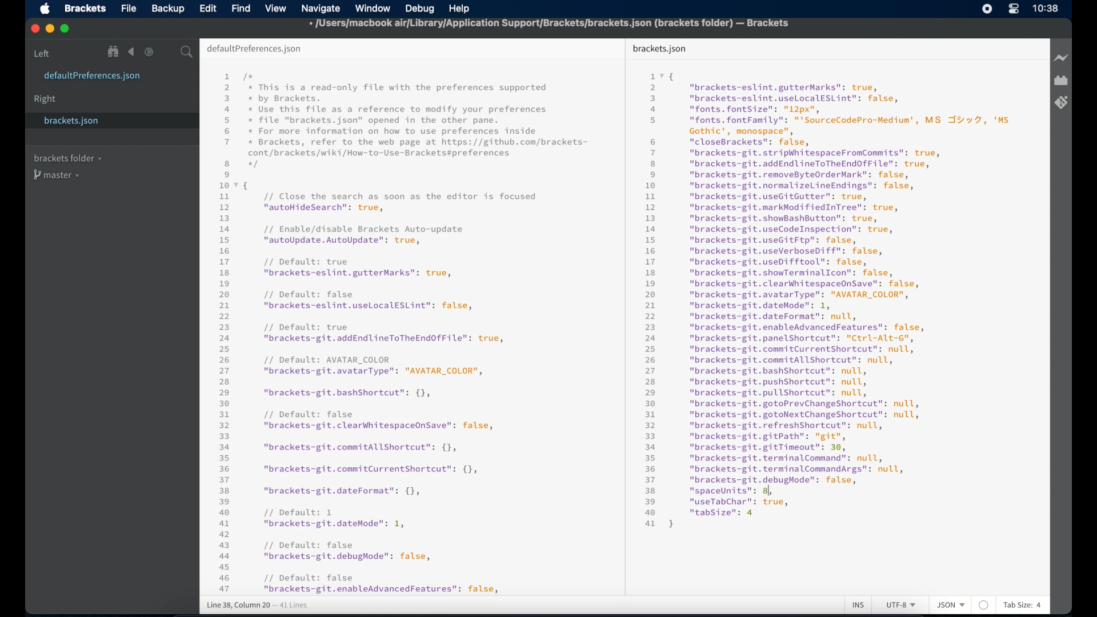 This screenshot has height=617, width=1097. I want to click on live preview, so click(1062, 58).